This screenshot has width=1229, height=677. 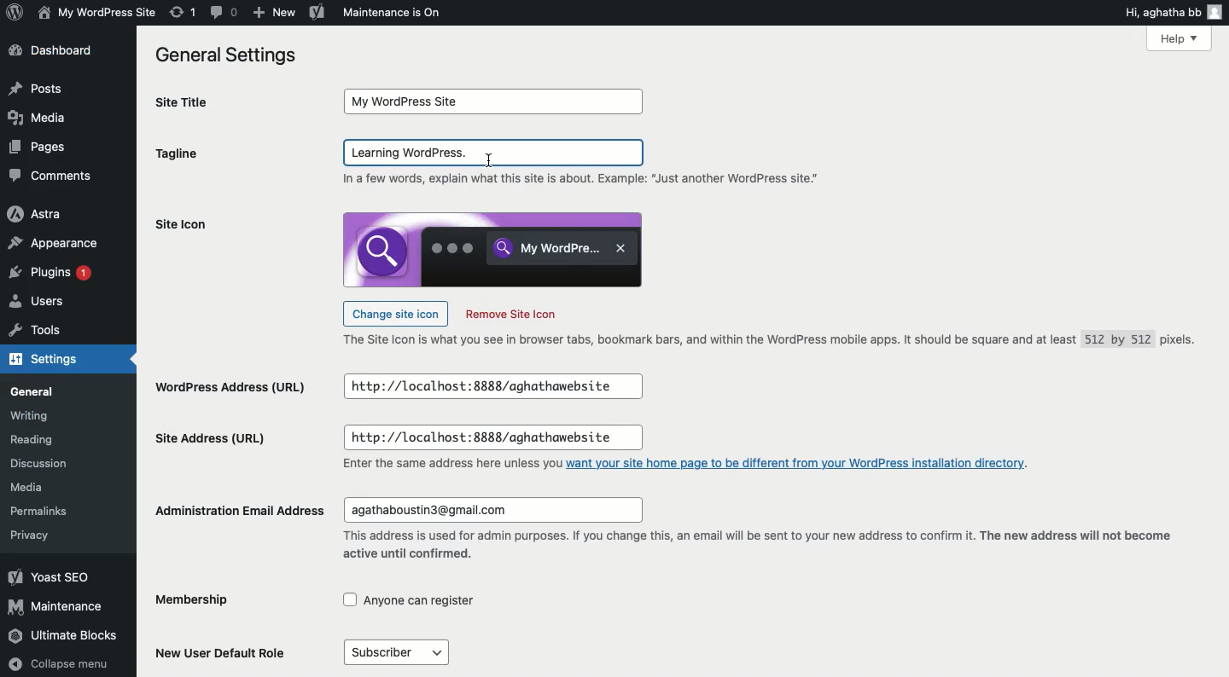 I want to click on link, so click(x=799, y=462).